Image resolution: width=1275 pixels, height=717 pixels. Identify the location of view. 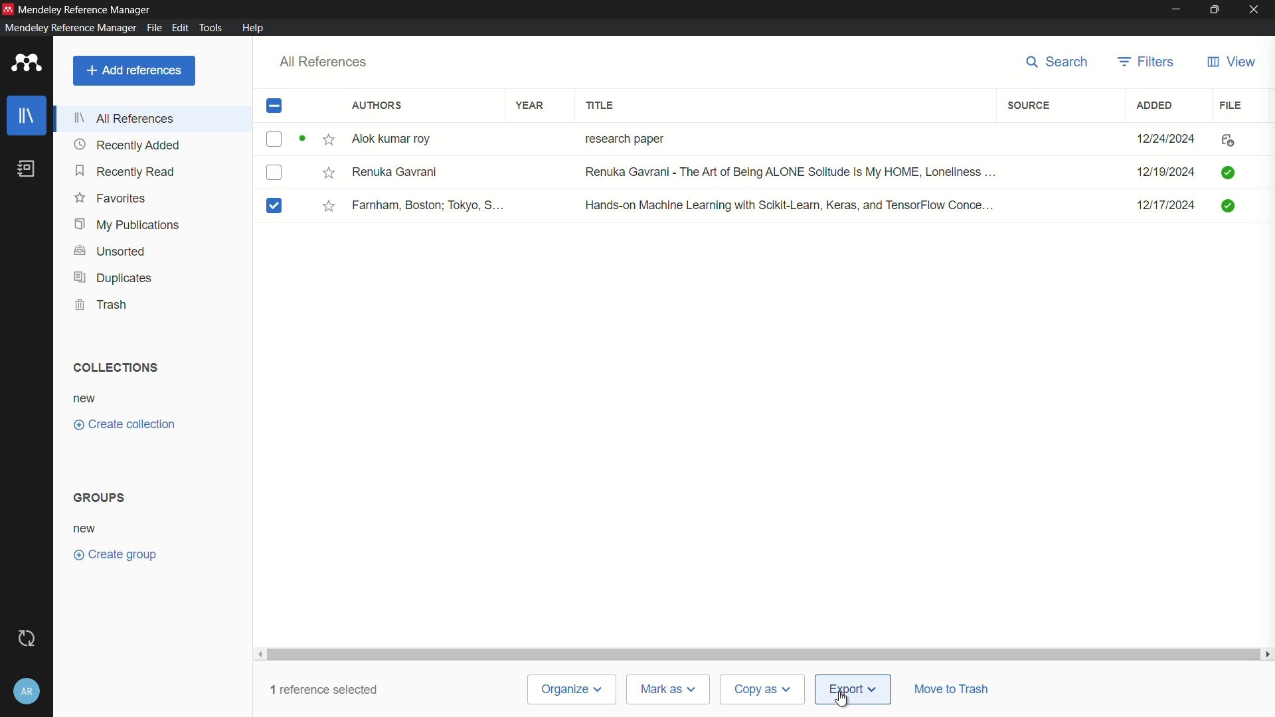
(1231, 62).